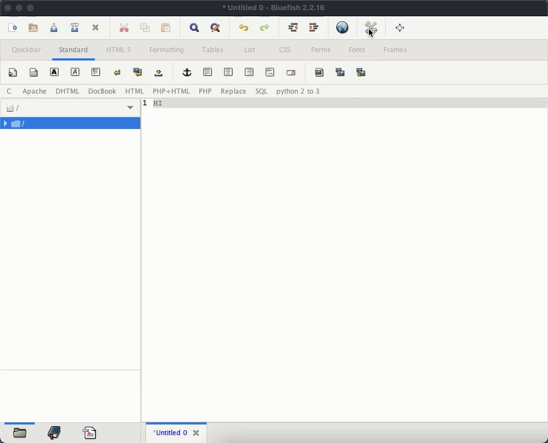 Image resolution: width=548 pixels, height=443 pixels. What do you see at coordinates (395, 50) in the screenshot?
I see `frames` at bounding box center [395, 50].